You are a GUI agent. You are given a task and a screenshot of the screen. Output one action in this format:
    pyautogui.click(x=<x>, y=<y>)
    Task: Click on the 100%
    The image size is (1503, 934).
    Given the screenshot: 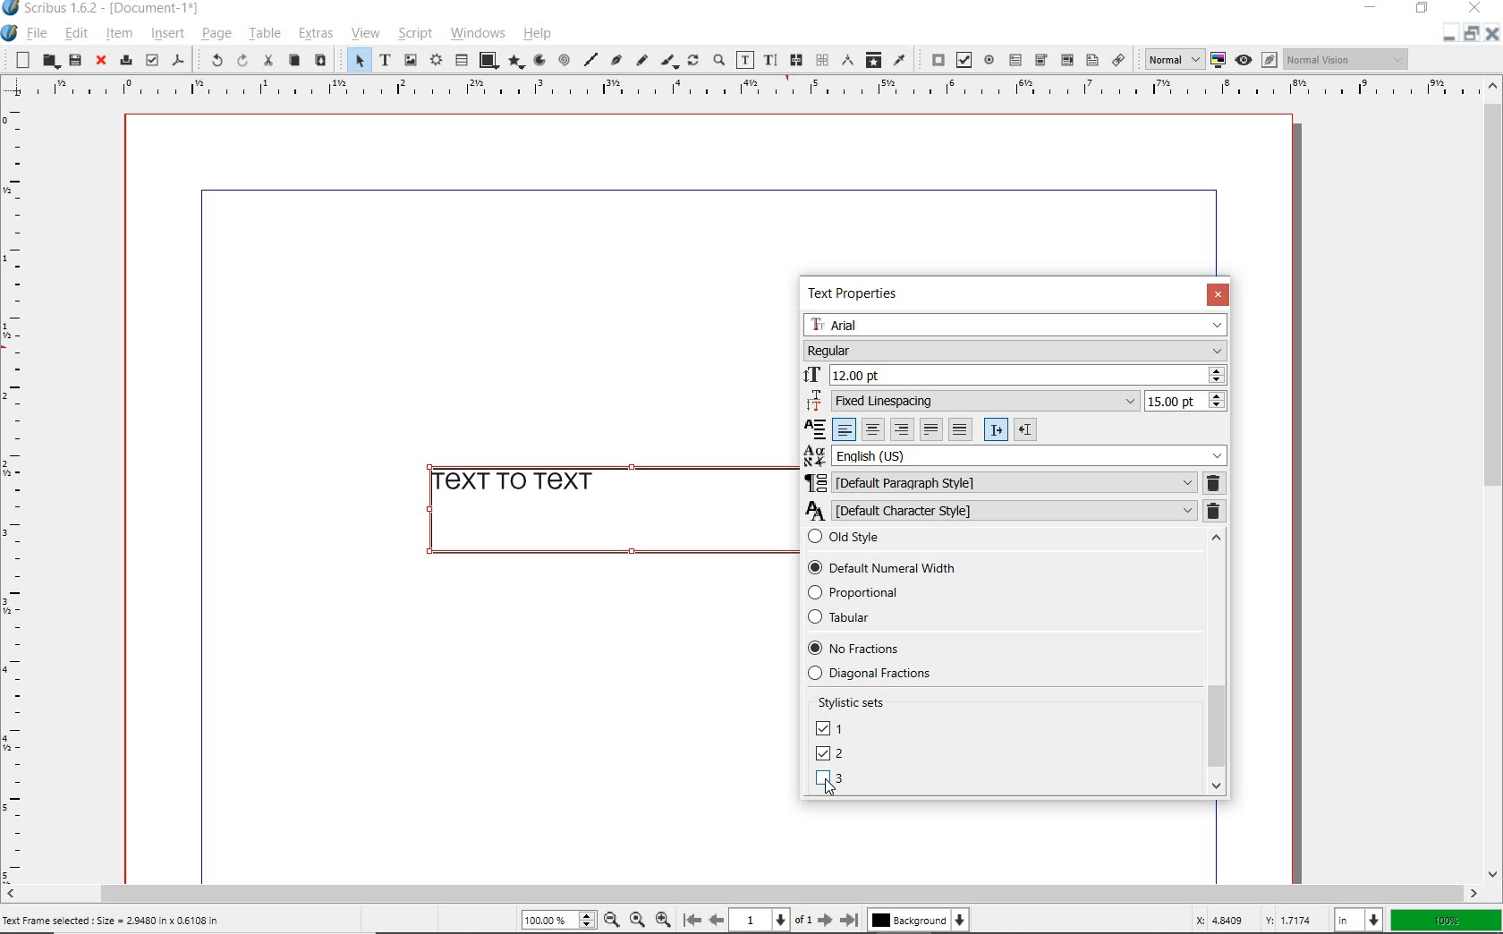 What is the action you would take?
    pyautogui.click(x=556, y=921)
    